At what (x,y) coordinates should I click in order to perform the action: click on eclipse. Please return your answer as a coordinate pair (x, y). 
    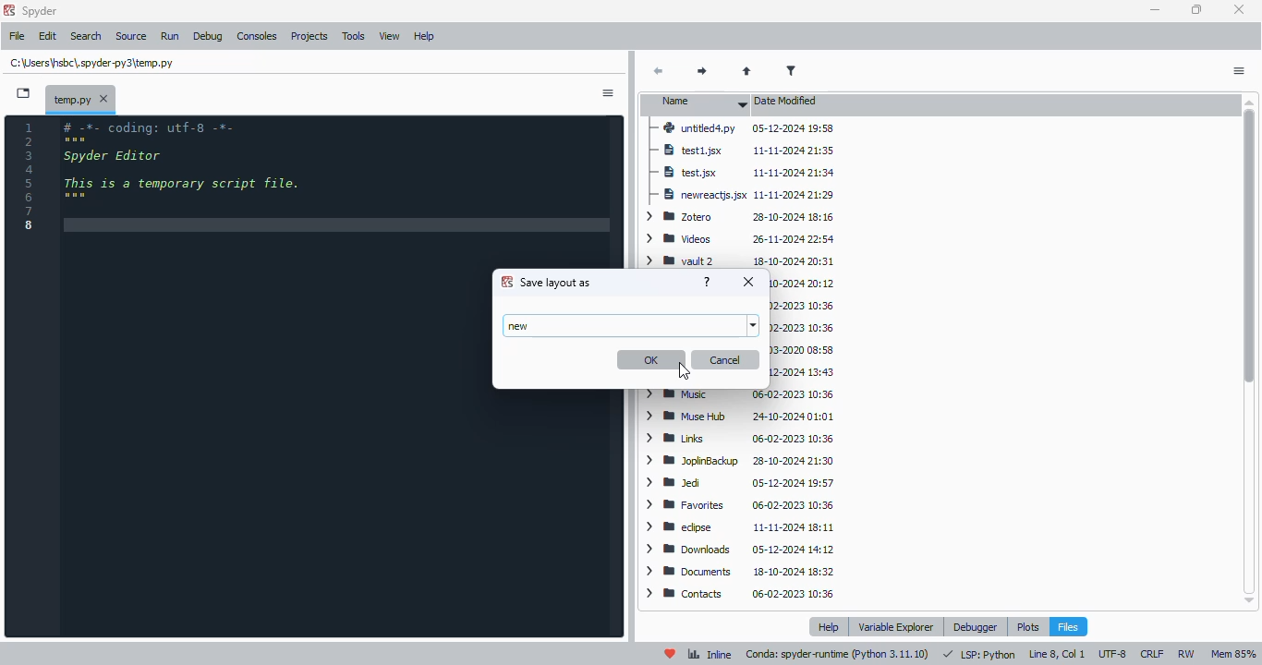
    Looking at the image, I should click on (738, 527).